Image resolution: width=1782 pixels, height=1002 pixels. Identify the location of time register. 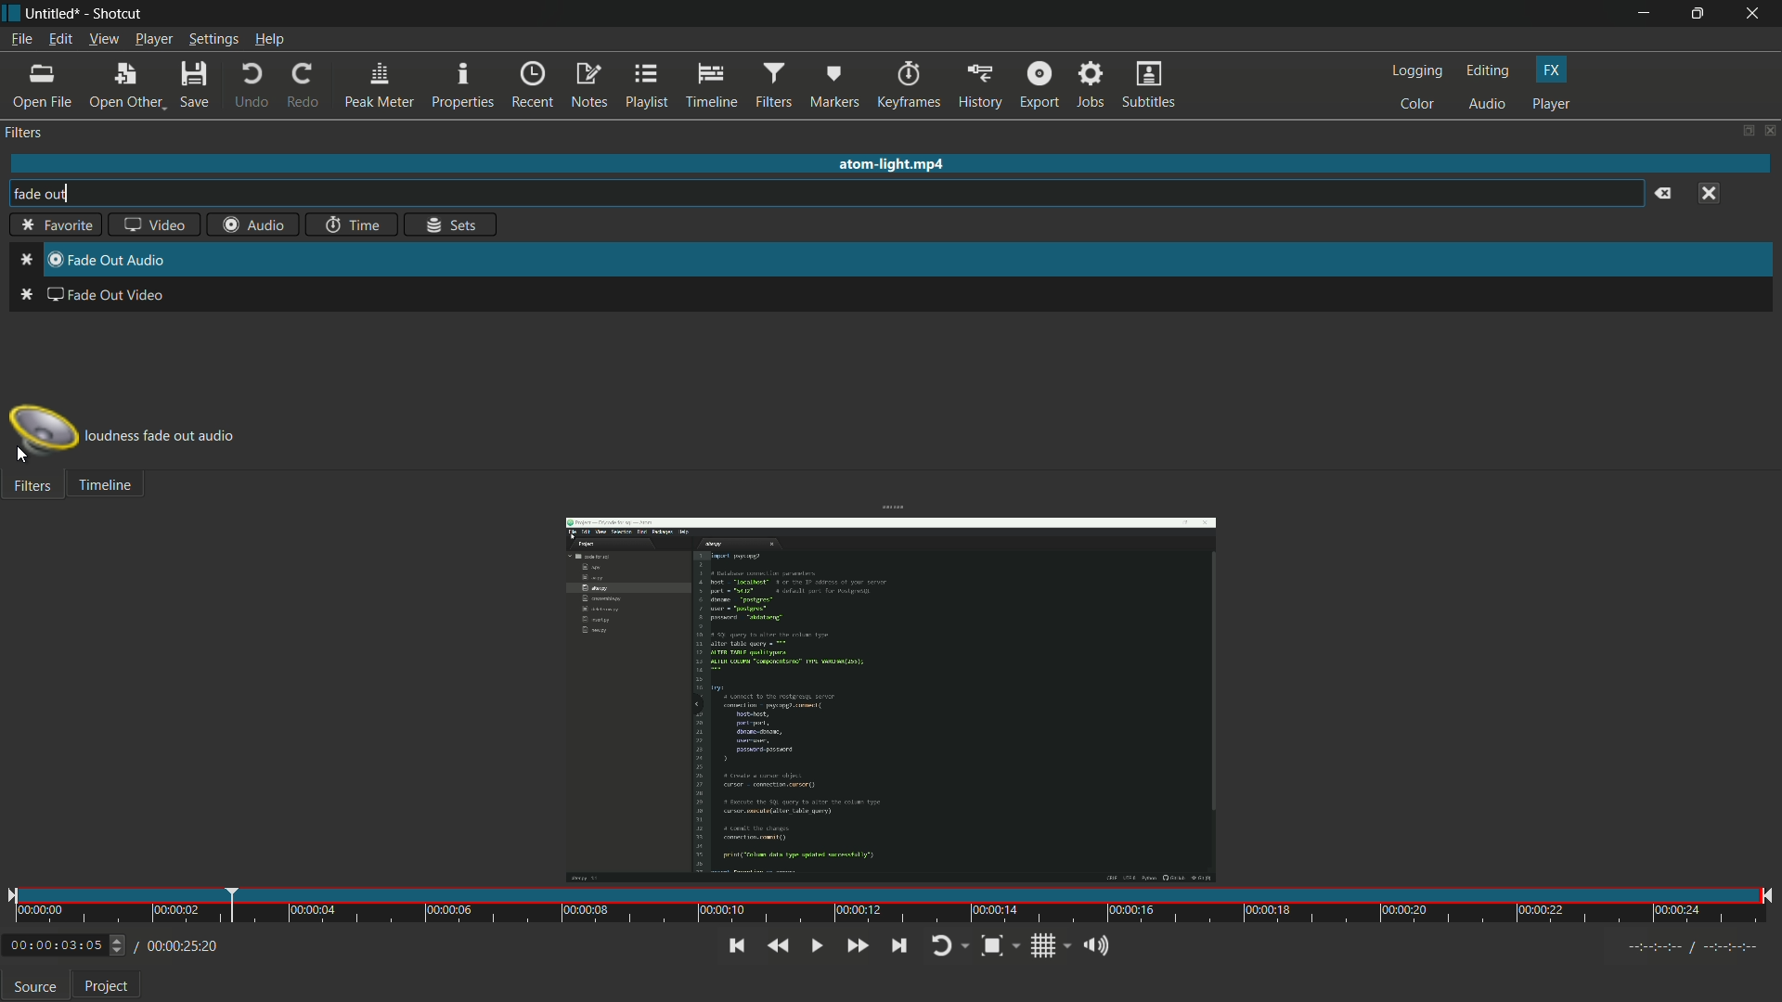
(1696, 947).